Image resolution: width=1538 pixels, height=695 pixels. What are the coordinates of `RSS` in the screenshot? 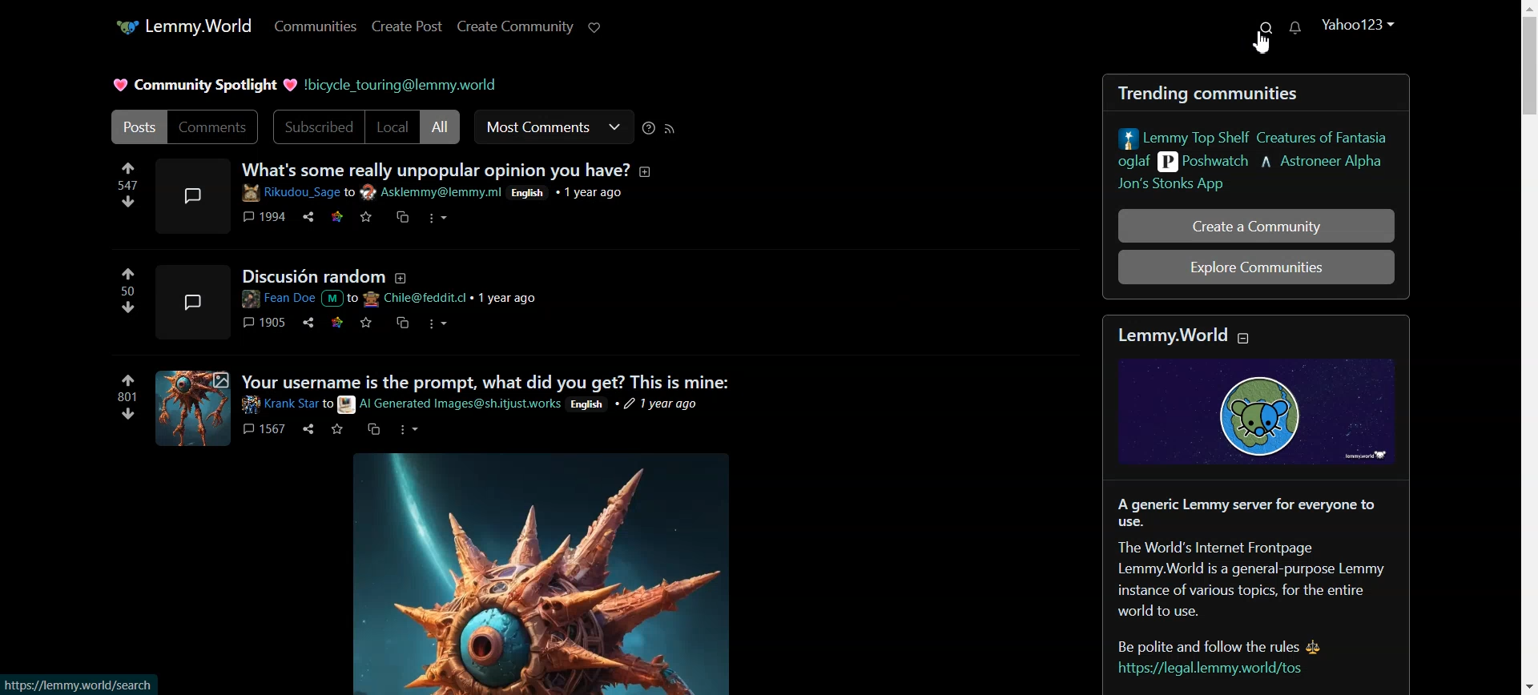 It's located at (669, 129).